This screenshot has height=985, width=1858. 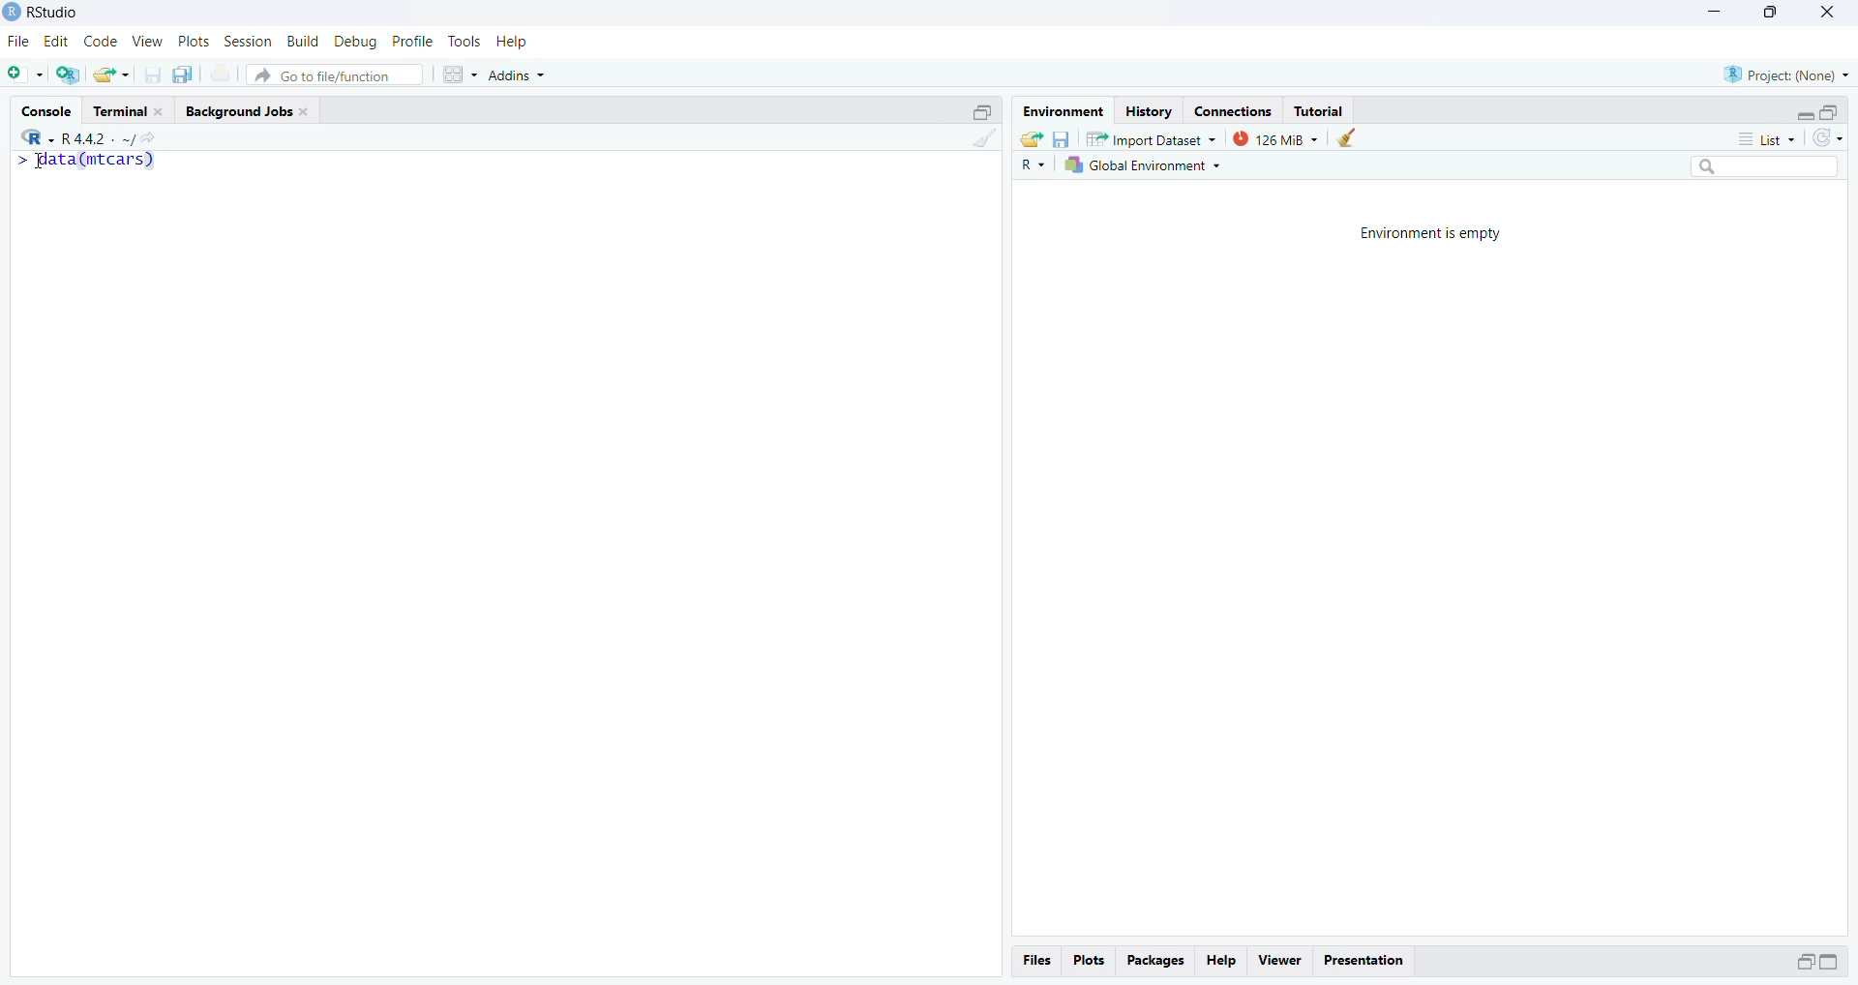 What do you see at coordinates (463, 40) in the screenshot?
I see `Tools` at bounding box center [463, 40].